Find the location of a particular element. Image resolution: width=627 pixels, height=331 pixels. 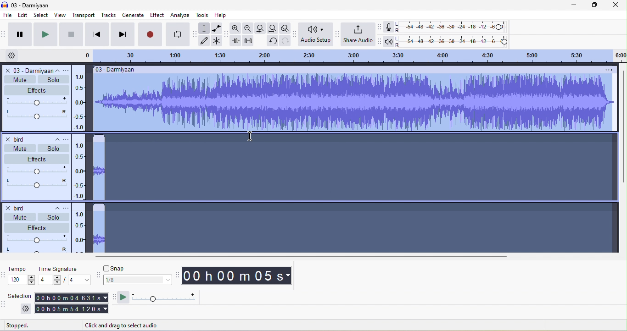

minimize is located at coordinates (568, 5).